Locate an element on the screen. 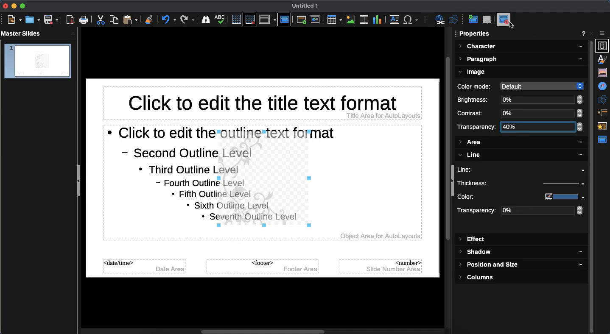 The height and width of the screenshot is (334, 610). Color is located at coordinates (491, 197).